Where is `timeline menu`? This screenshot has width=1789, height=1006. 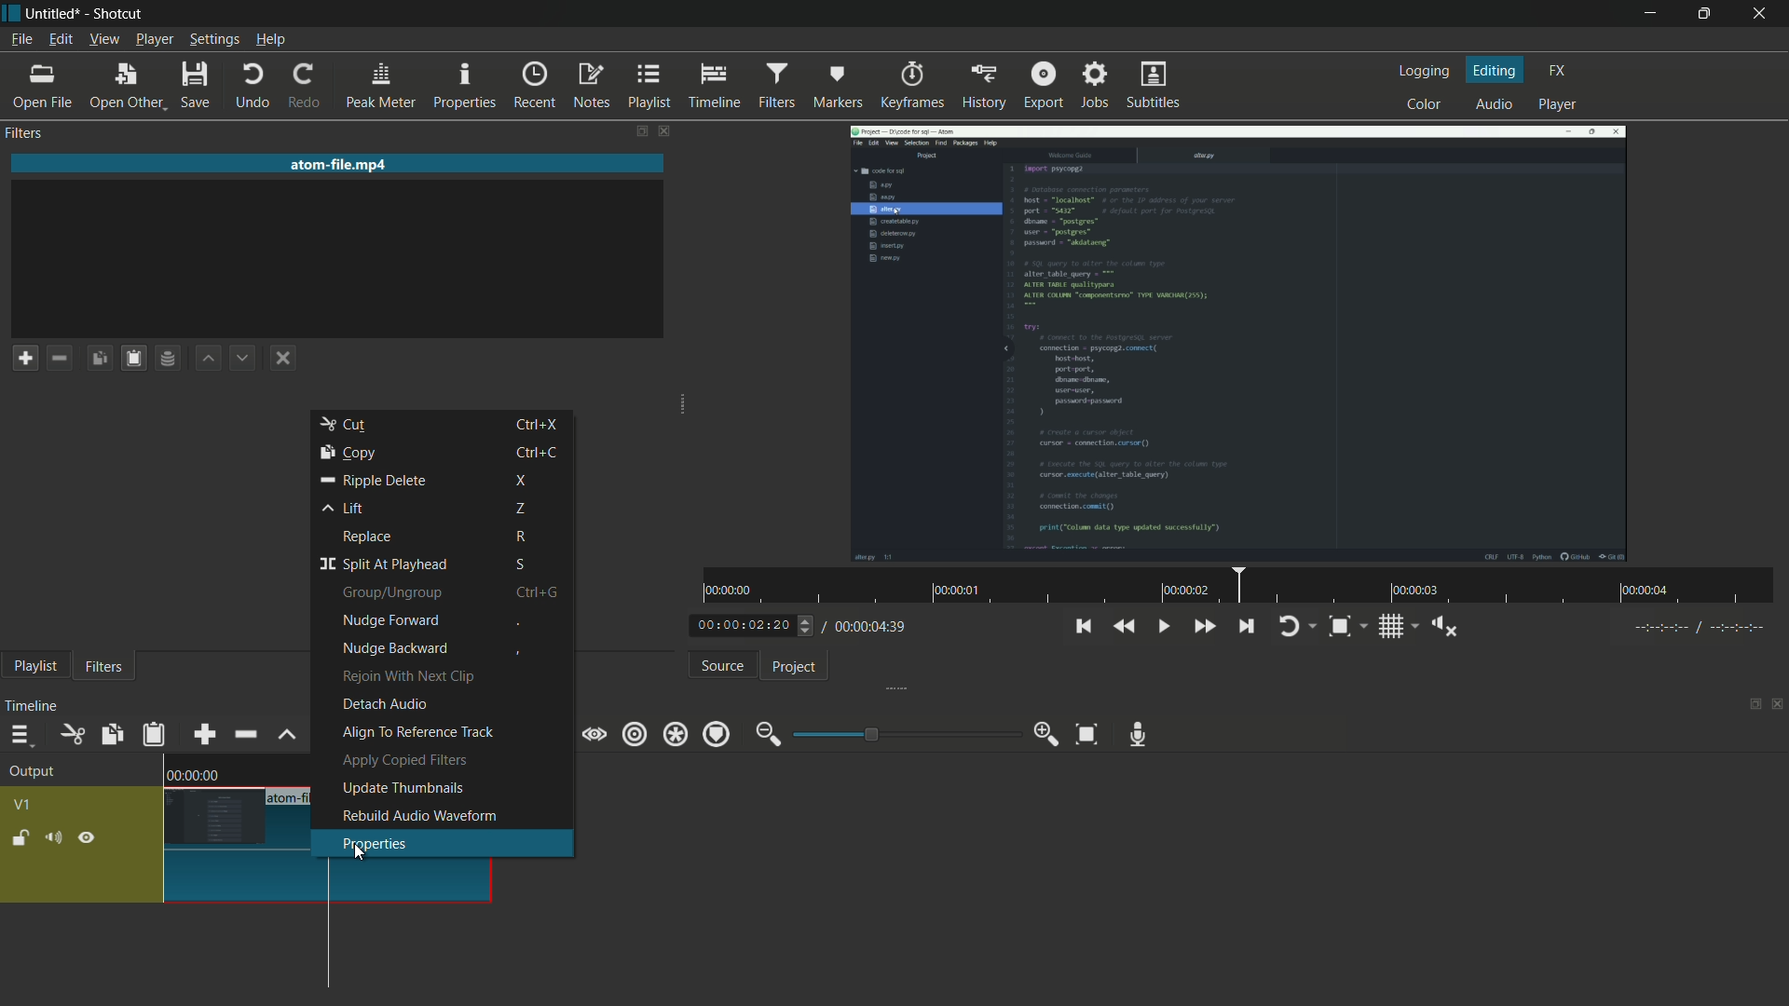
timeline menu is located at coordinates (25, 736).